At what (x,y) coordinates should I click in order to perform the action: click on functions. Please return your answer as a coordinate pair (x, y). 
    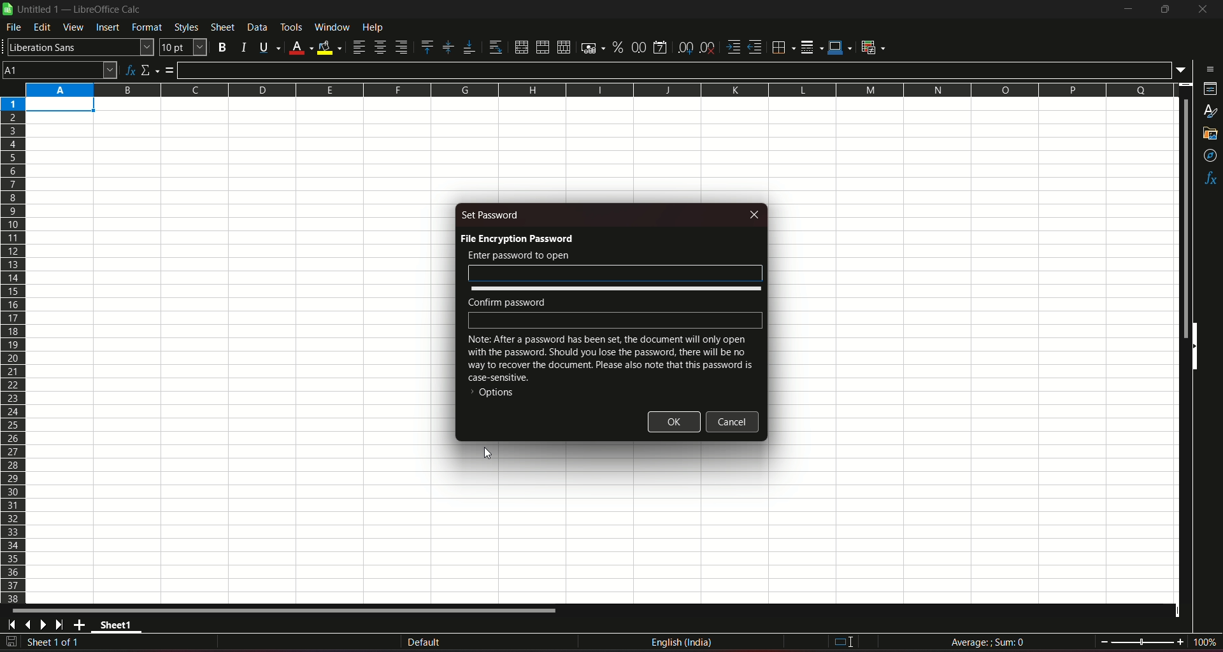
    Looking at the image, I should click on (1209, 179).